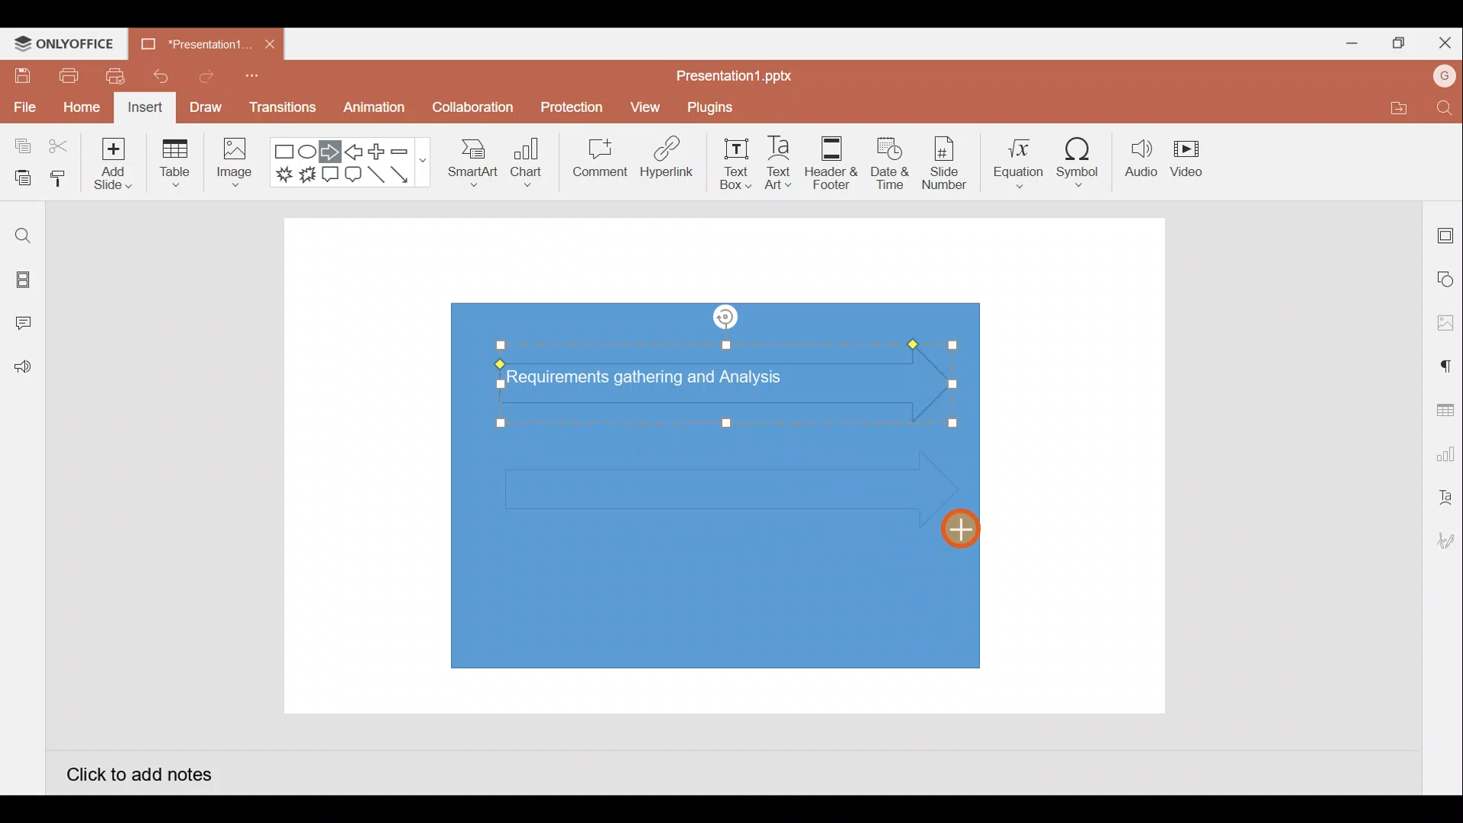 The image size is (1463, 823). Describe the element at coordinates (1020, 158) in the screenshot. I see `Equation` at that location.